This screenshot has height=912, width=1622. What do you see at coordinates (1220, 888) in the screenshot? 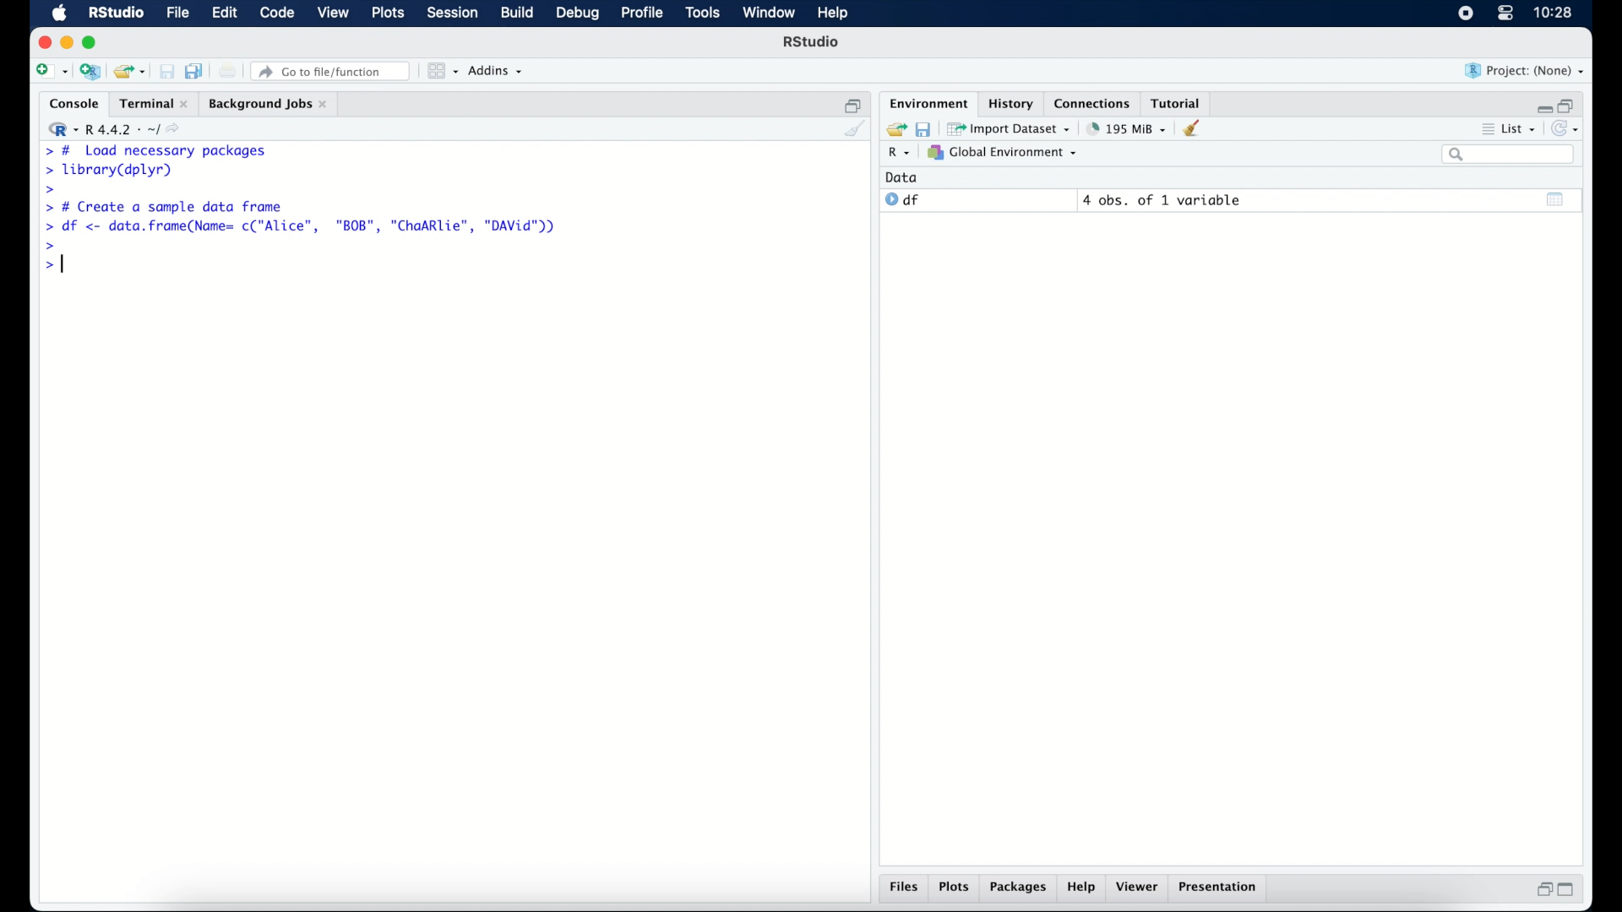
I see `presentation` at bounding box center [1220, 888].